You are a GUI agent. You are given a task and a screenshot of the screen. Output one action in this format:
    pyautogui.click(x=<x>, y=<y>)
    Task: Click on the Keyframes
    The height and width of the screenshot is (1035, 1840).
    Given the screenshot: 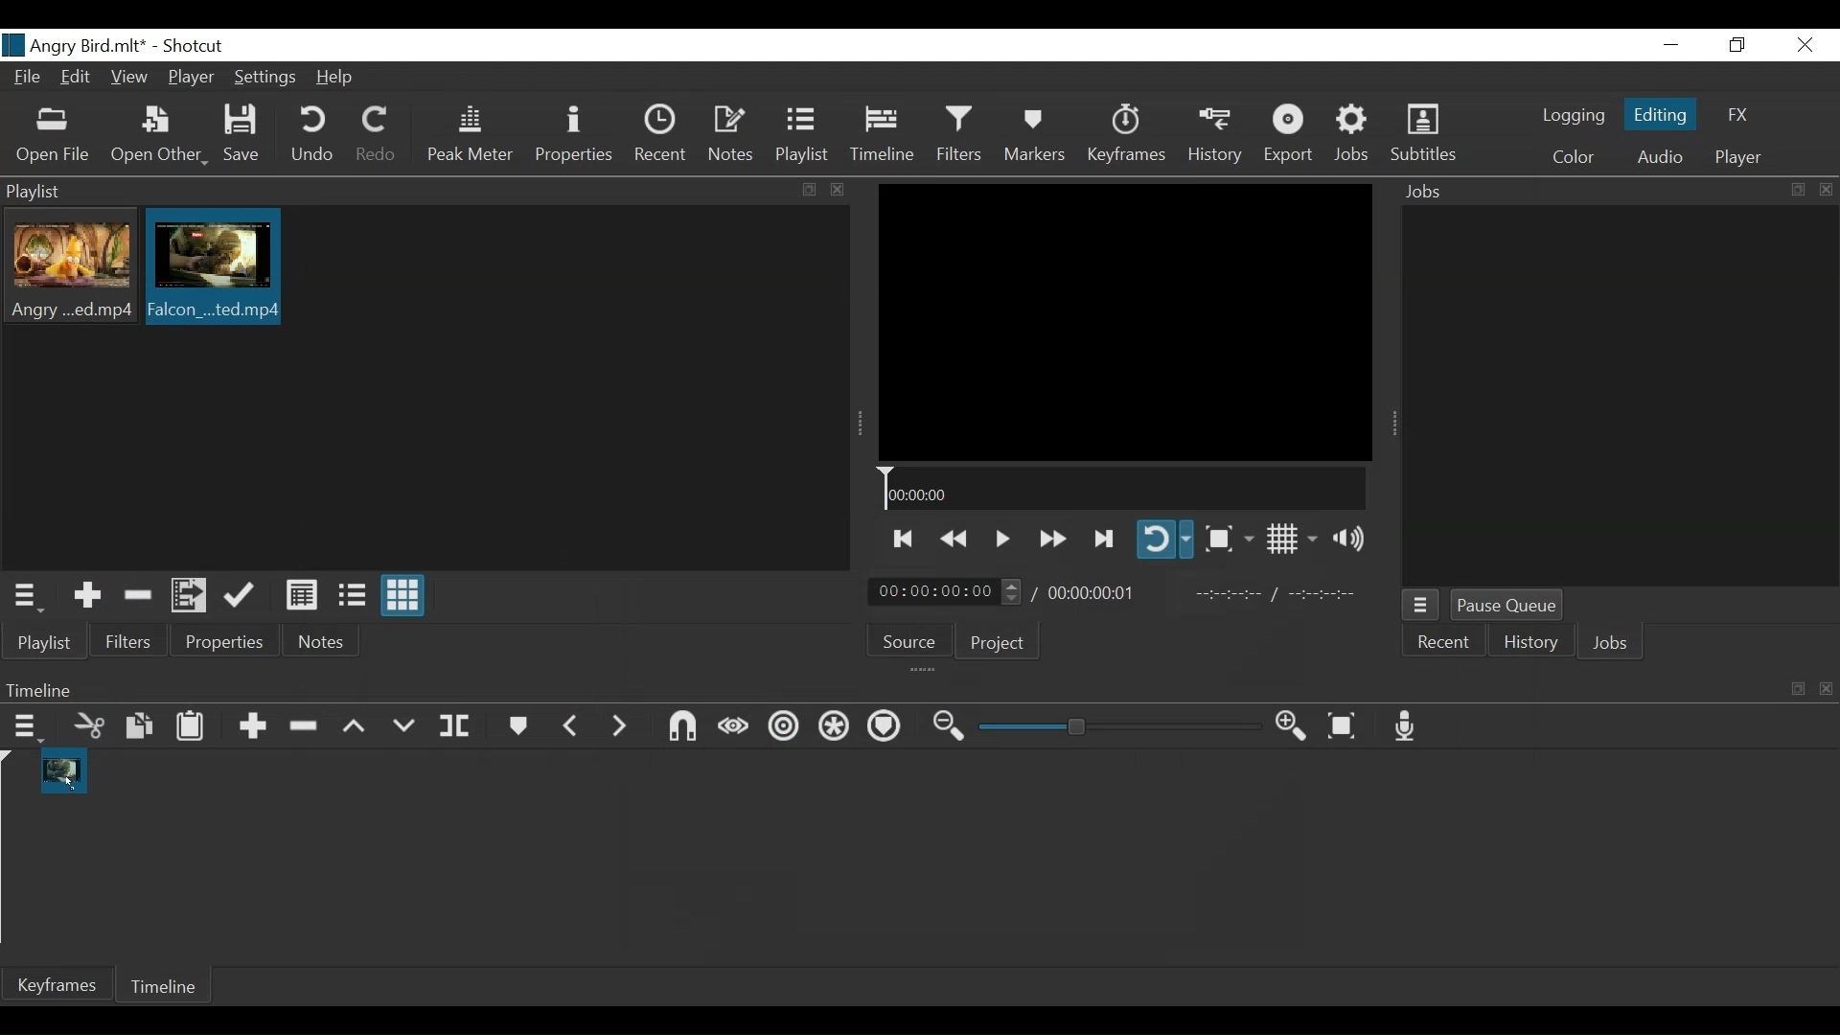 What is the action you would take?
    pyautogui.click(x=1125, y=134)
    